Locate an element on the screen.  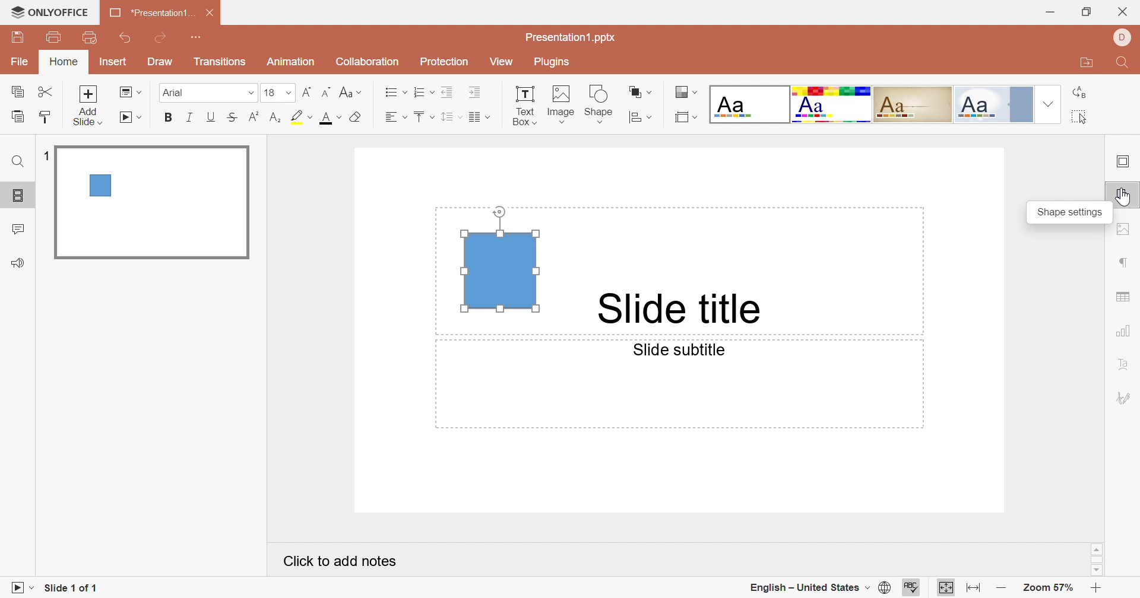
Underline is located at coordinates (211, 115).